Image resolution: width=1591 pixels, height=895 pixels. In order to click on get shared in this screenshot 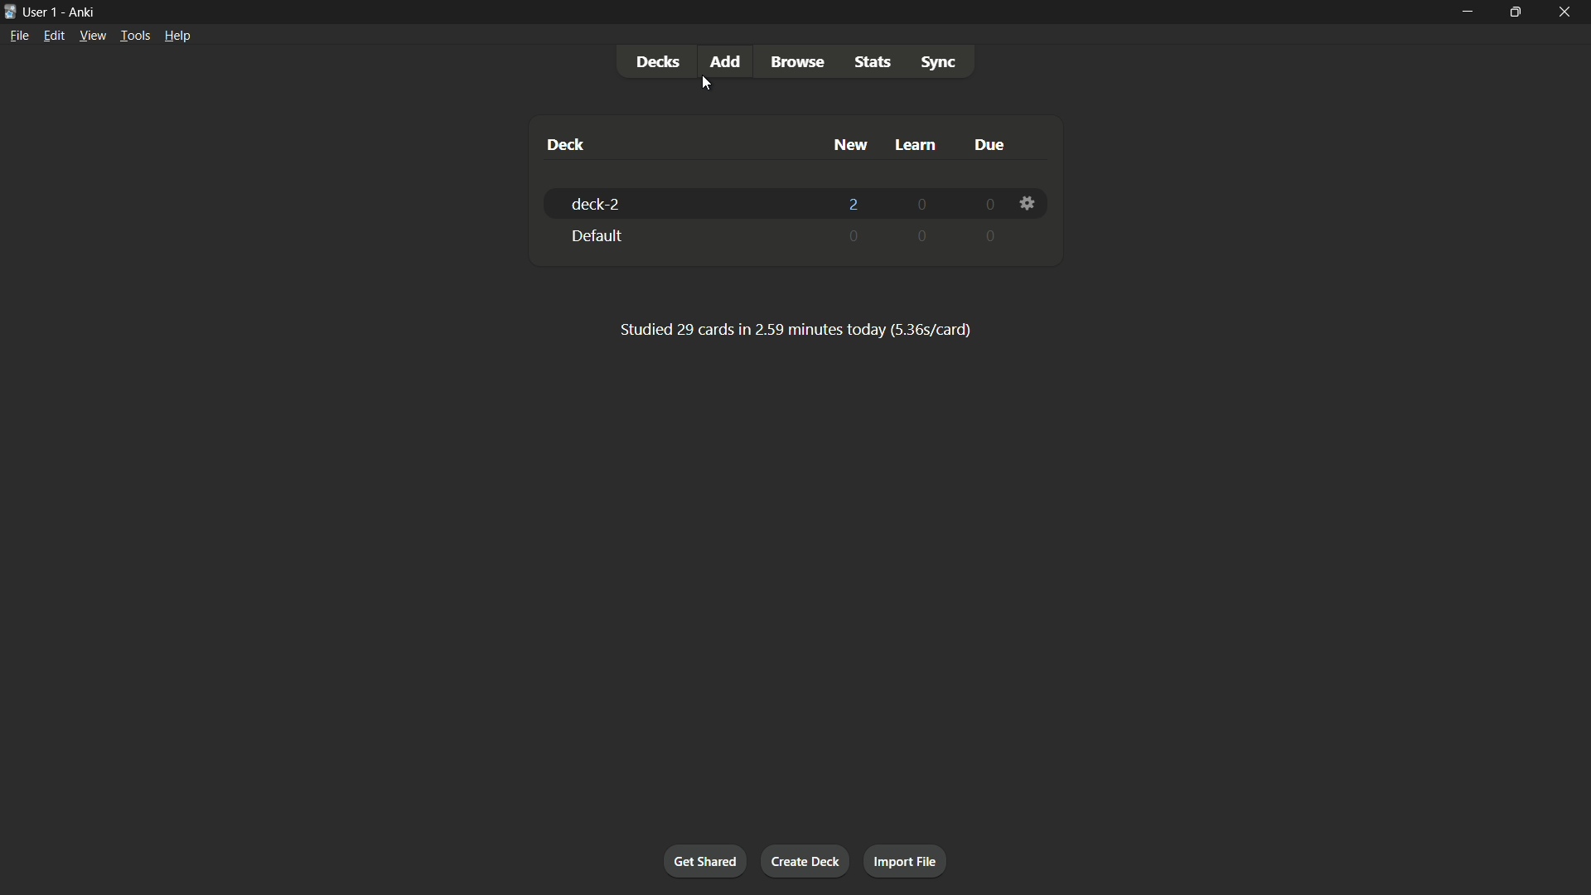, I will do `click(705, 862)`.